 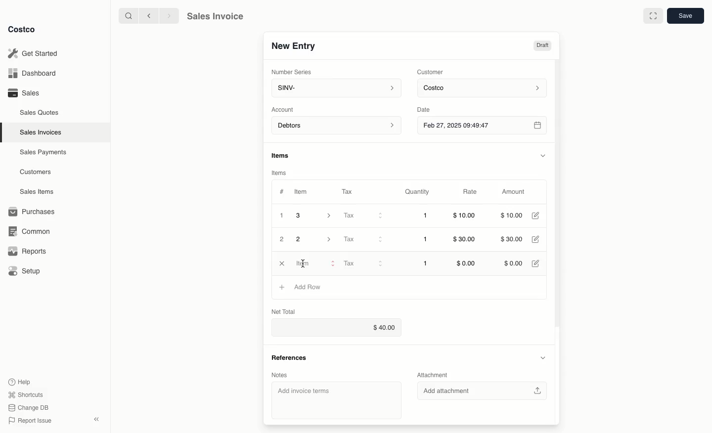 What do you see at coordinates (40, 112) in the screenshot?
I see `Sales Quotes` at bounding box center [40, 112].